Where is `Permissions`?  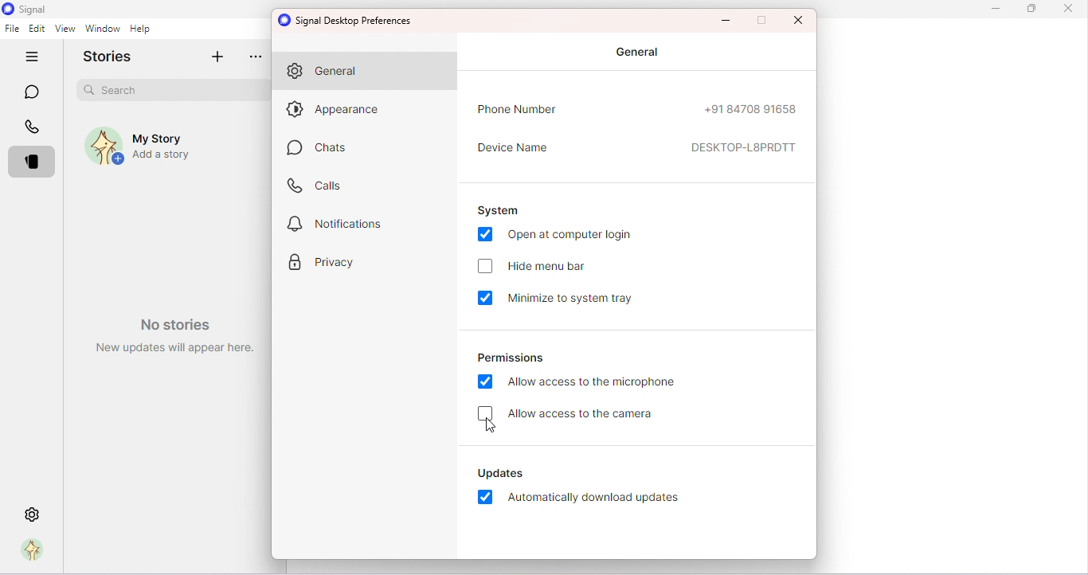 Permissions is located at coordinates (509, 355).